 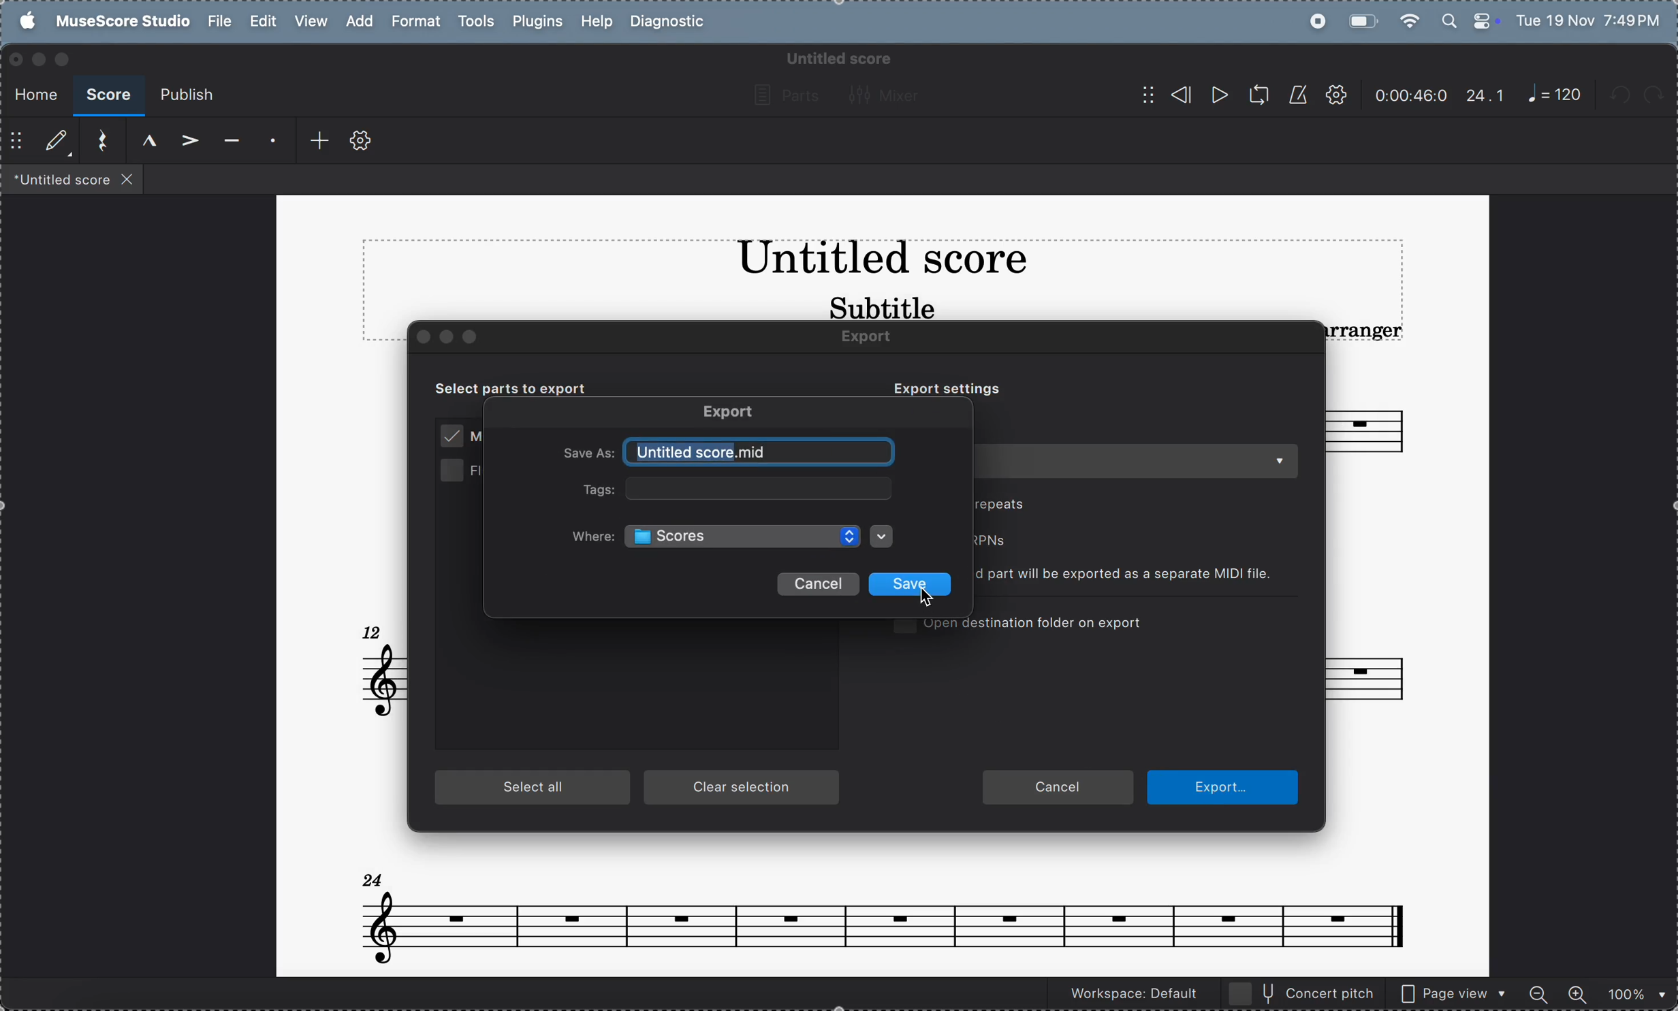 What do you see at coordinates (671, 22) in the screenshot?
I see `diagnostic` at bounding box center [671, 22].